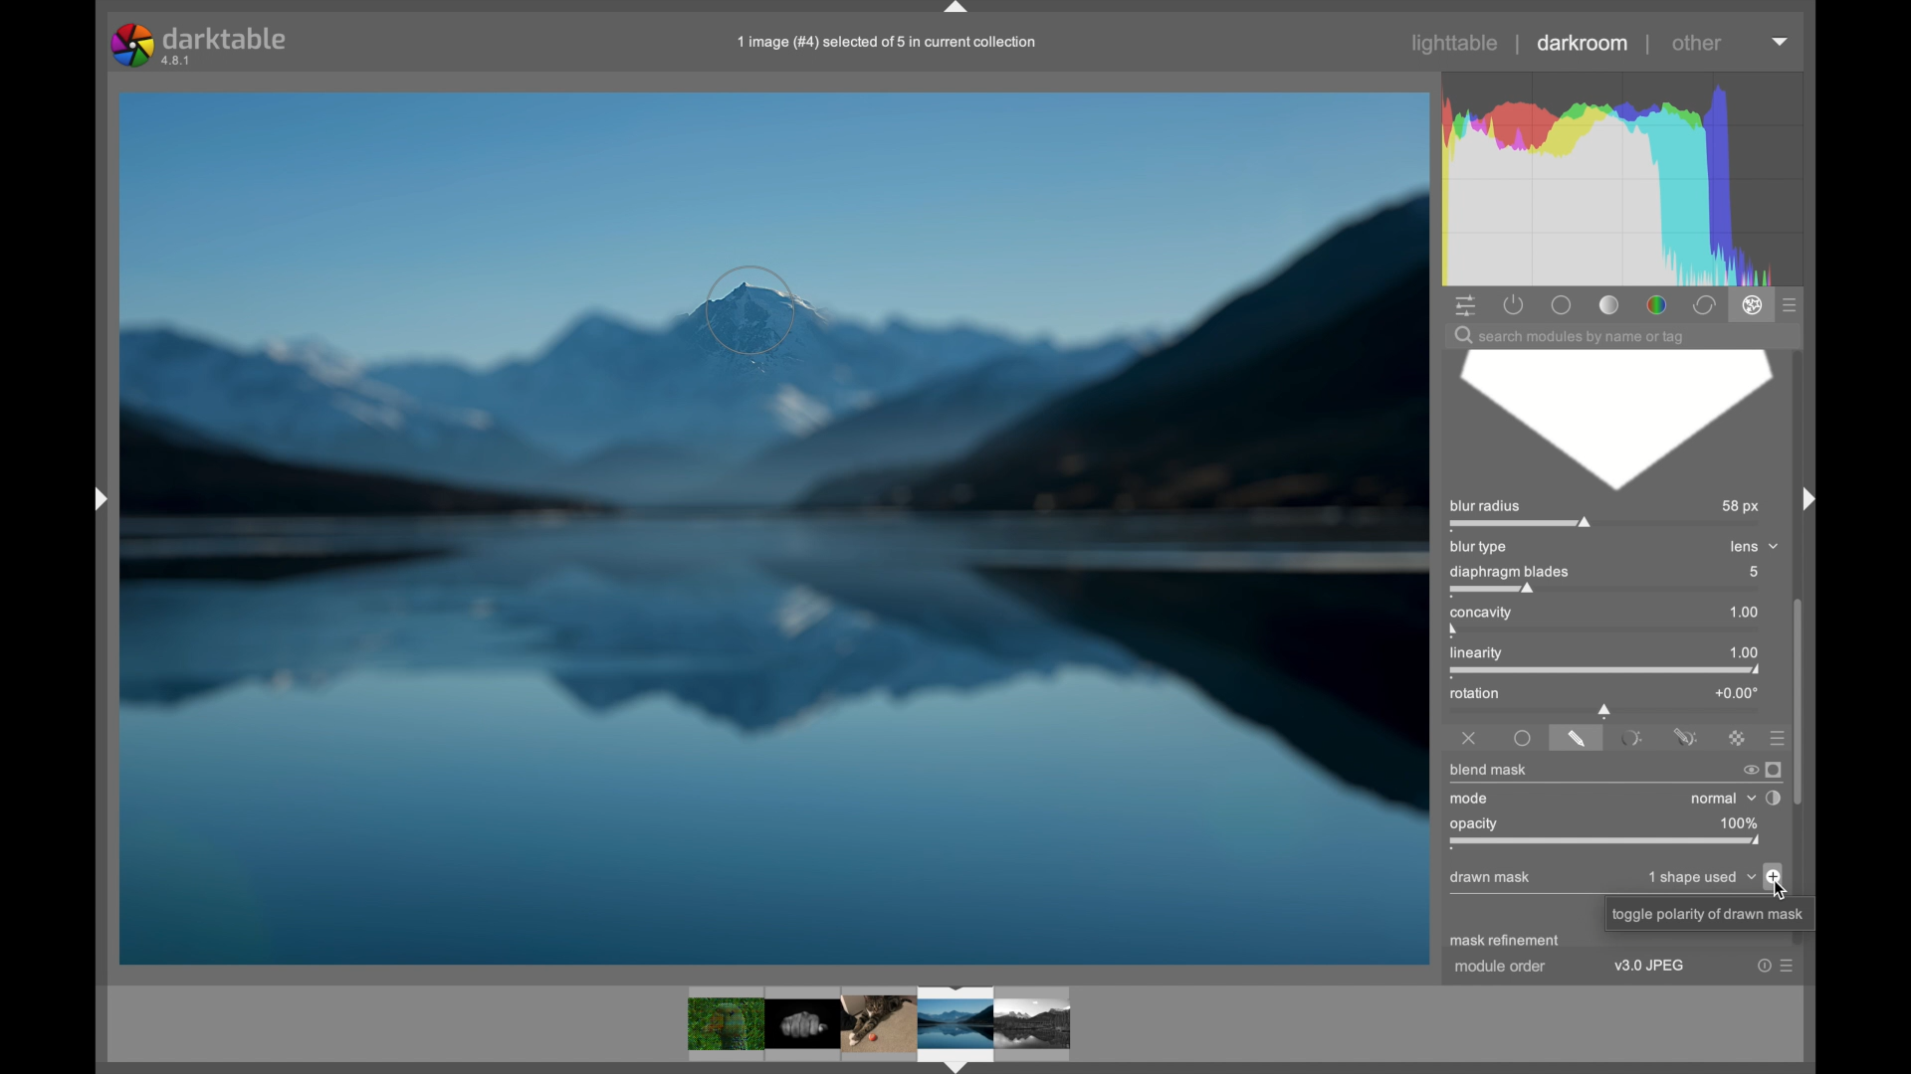 The width and height of the screenshot is (1911, 1074). What do you see at coordinates (99, 501) in the screenshot?
I see `drag handle` at bounding box center [99, 501].